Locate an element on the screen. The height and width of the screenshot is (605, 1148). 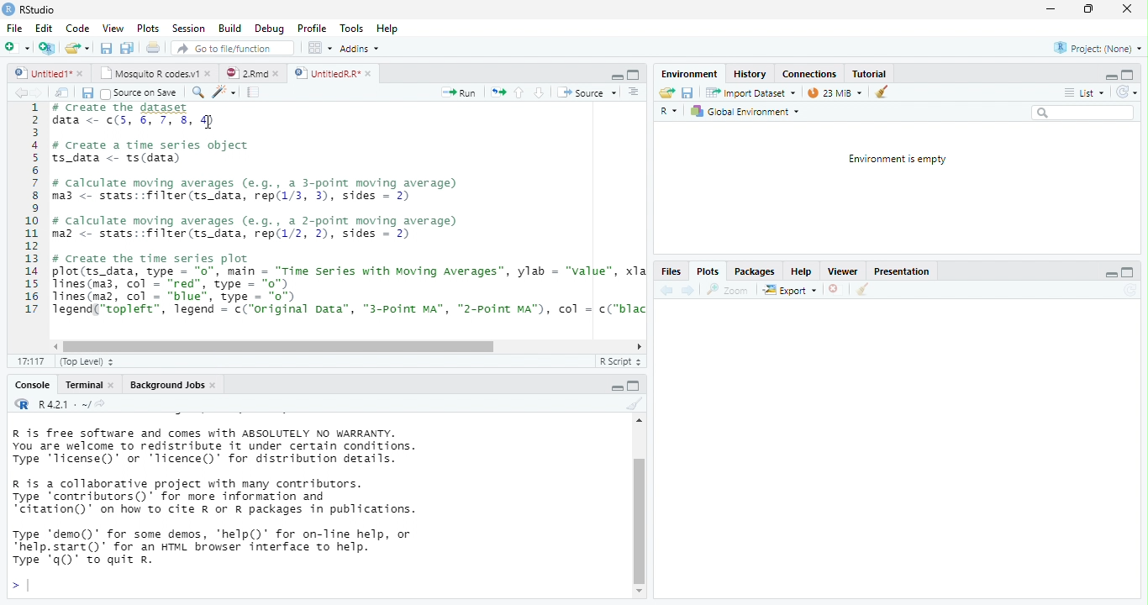
Addins is located at coordinates (360, 49).